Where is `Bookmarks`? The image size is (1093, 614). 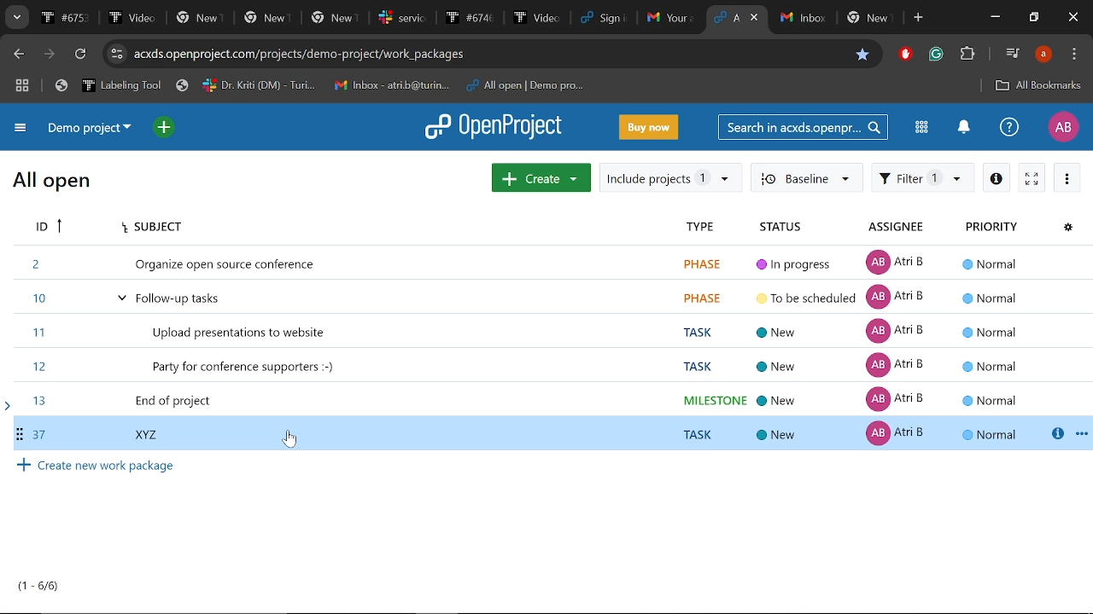
Bookmarks is located at coordinates (319, 86).